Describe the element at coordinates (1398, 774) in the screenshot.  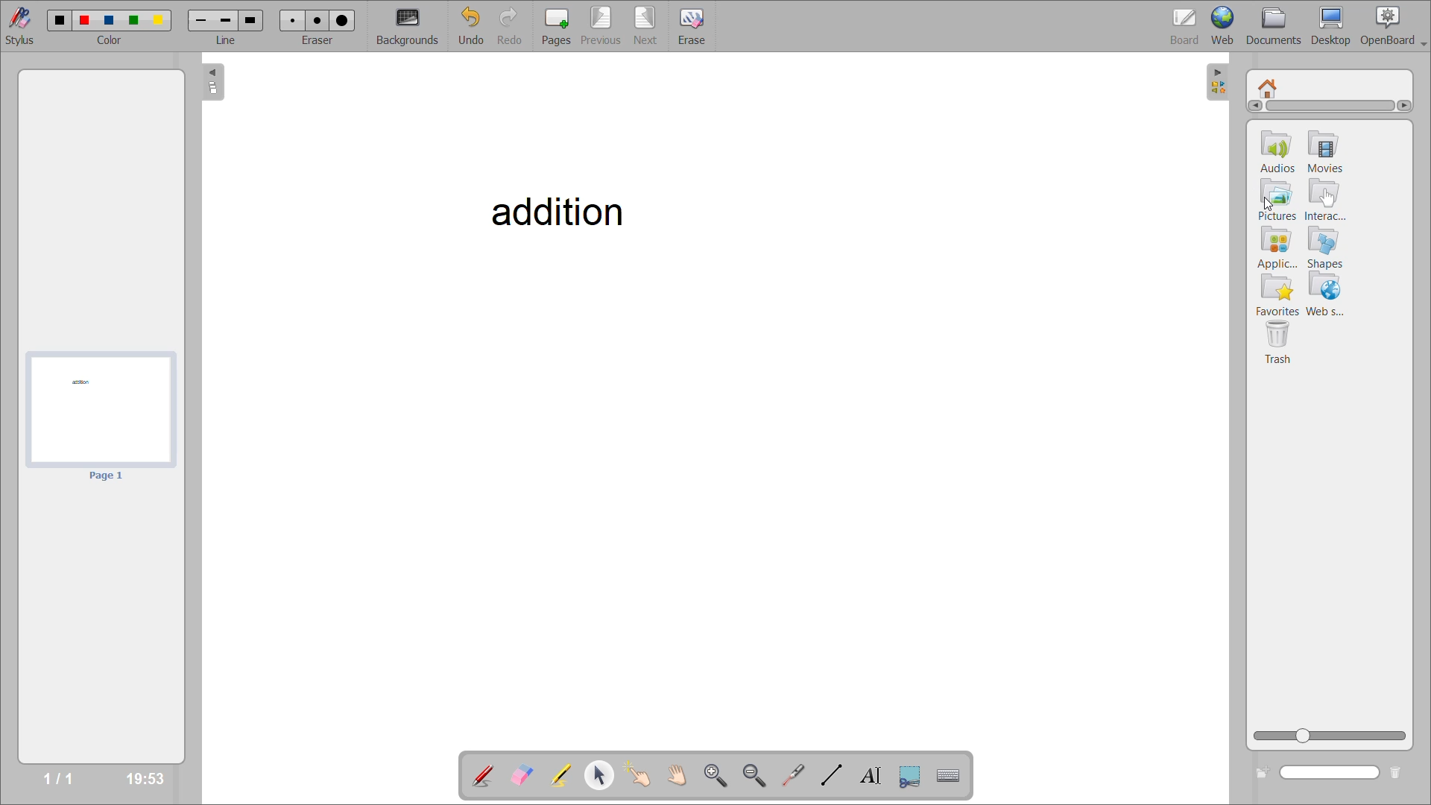
I see `delete` at that location.